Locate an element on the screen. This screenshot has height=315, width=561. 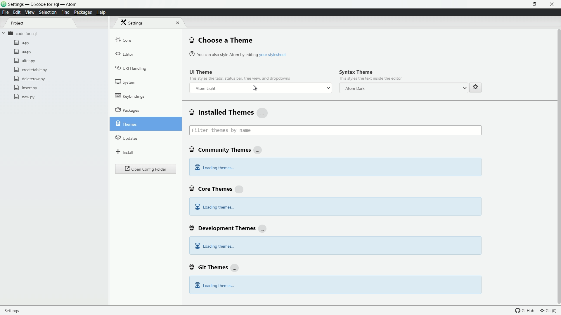
minimize is located at coordinates (518, 4).